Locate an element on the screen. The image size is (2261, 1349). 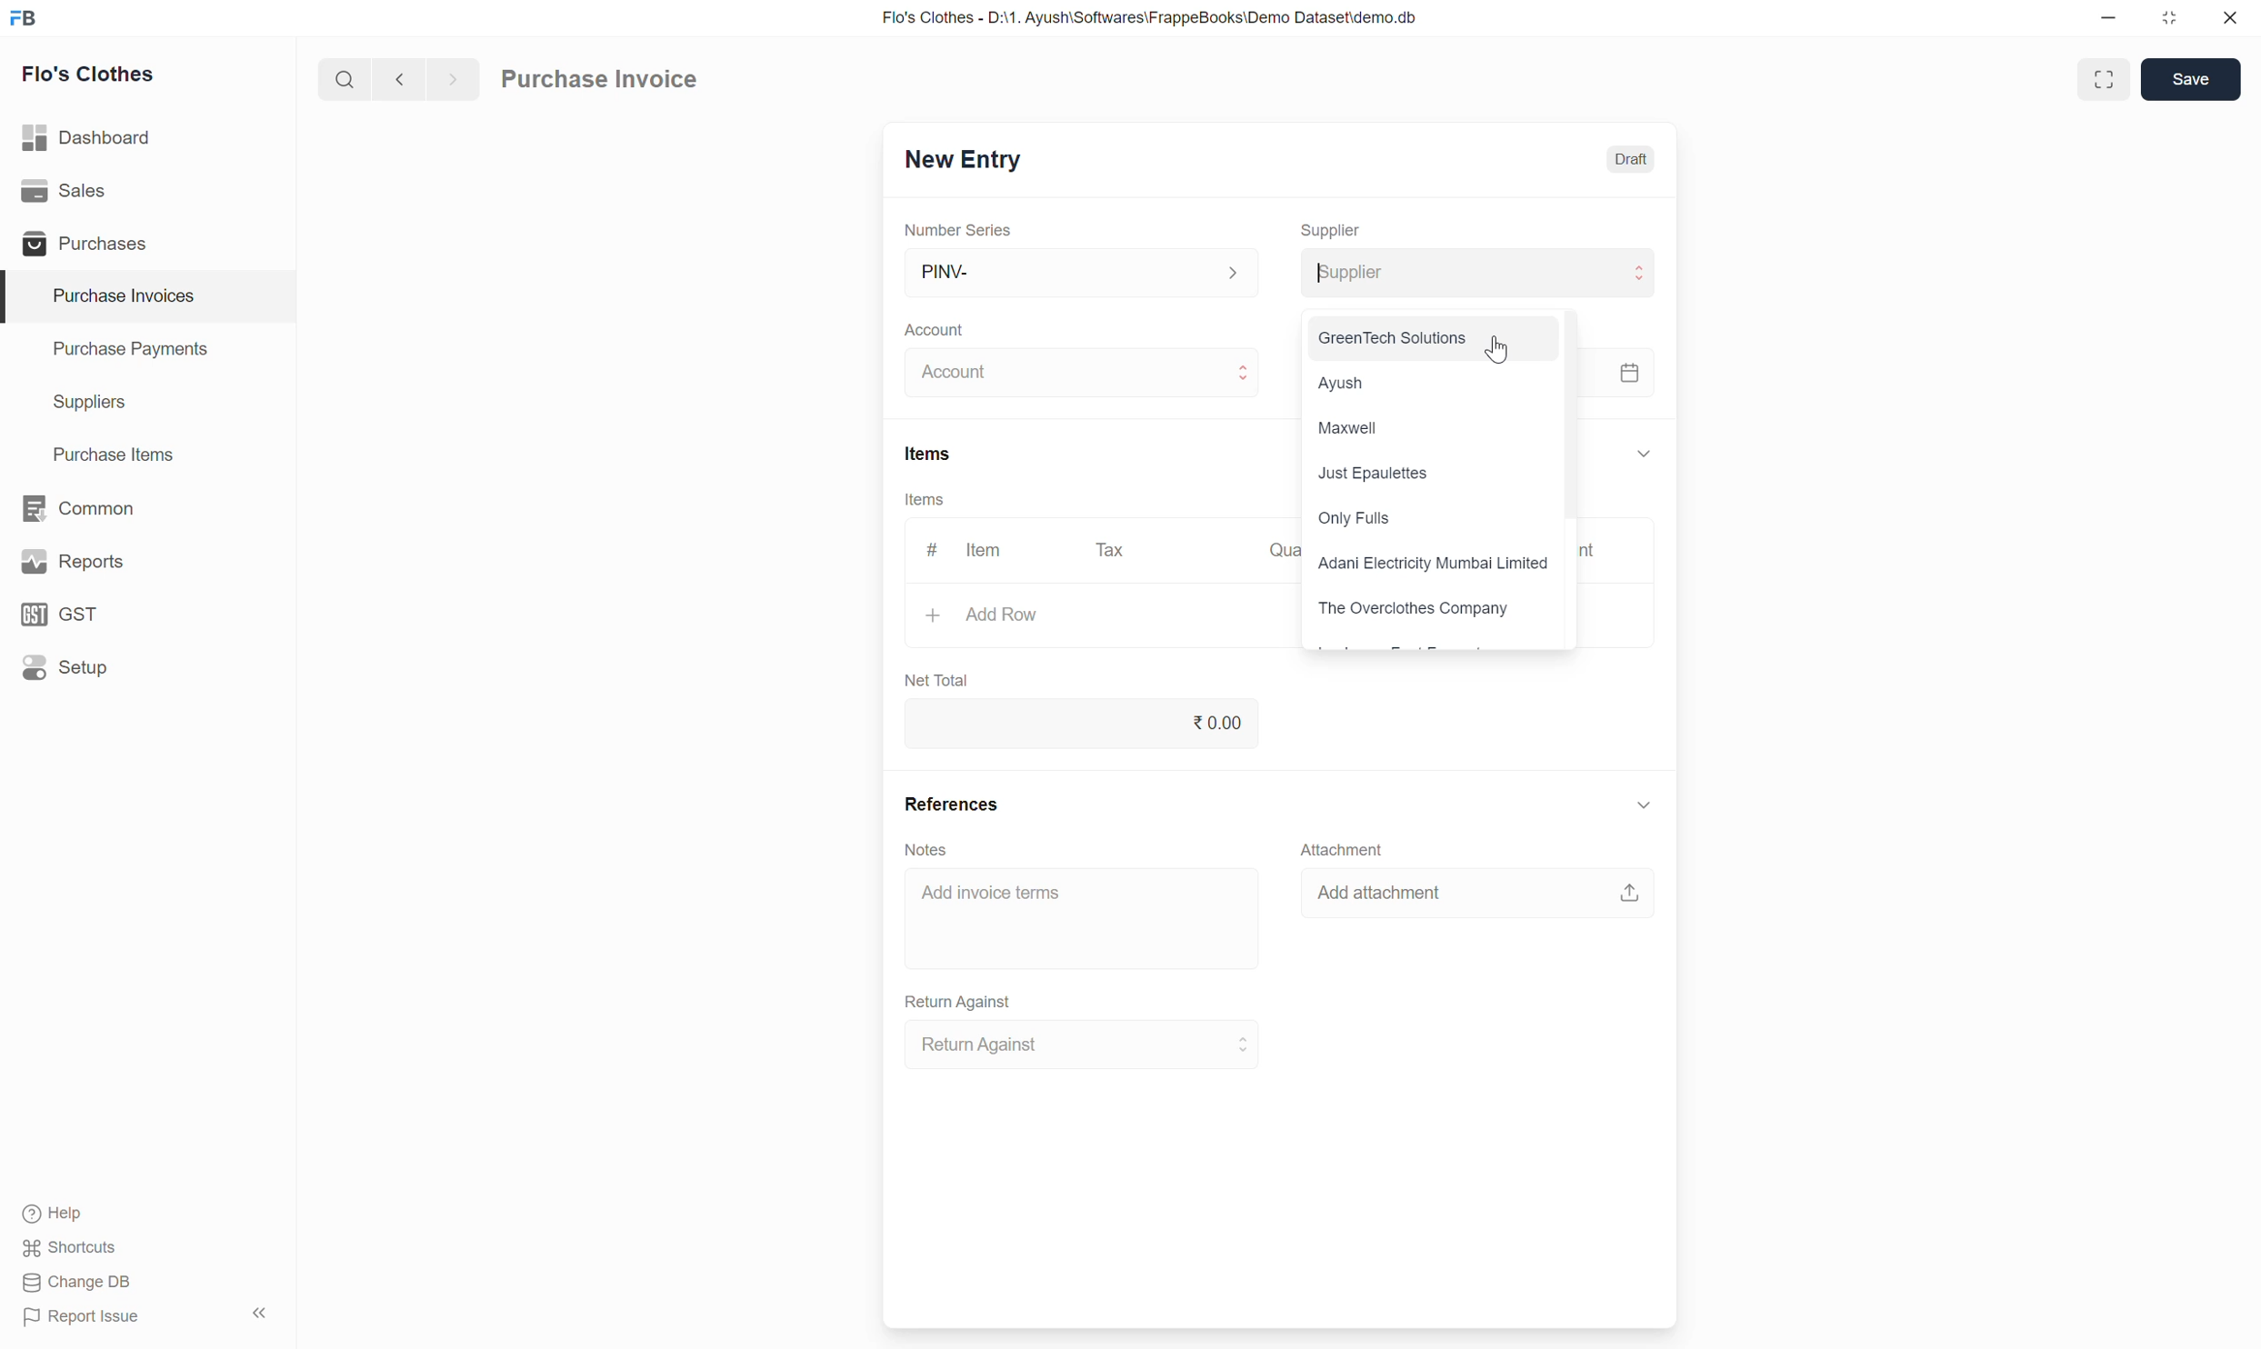
Return Against is located at coordinates (960, 1002).